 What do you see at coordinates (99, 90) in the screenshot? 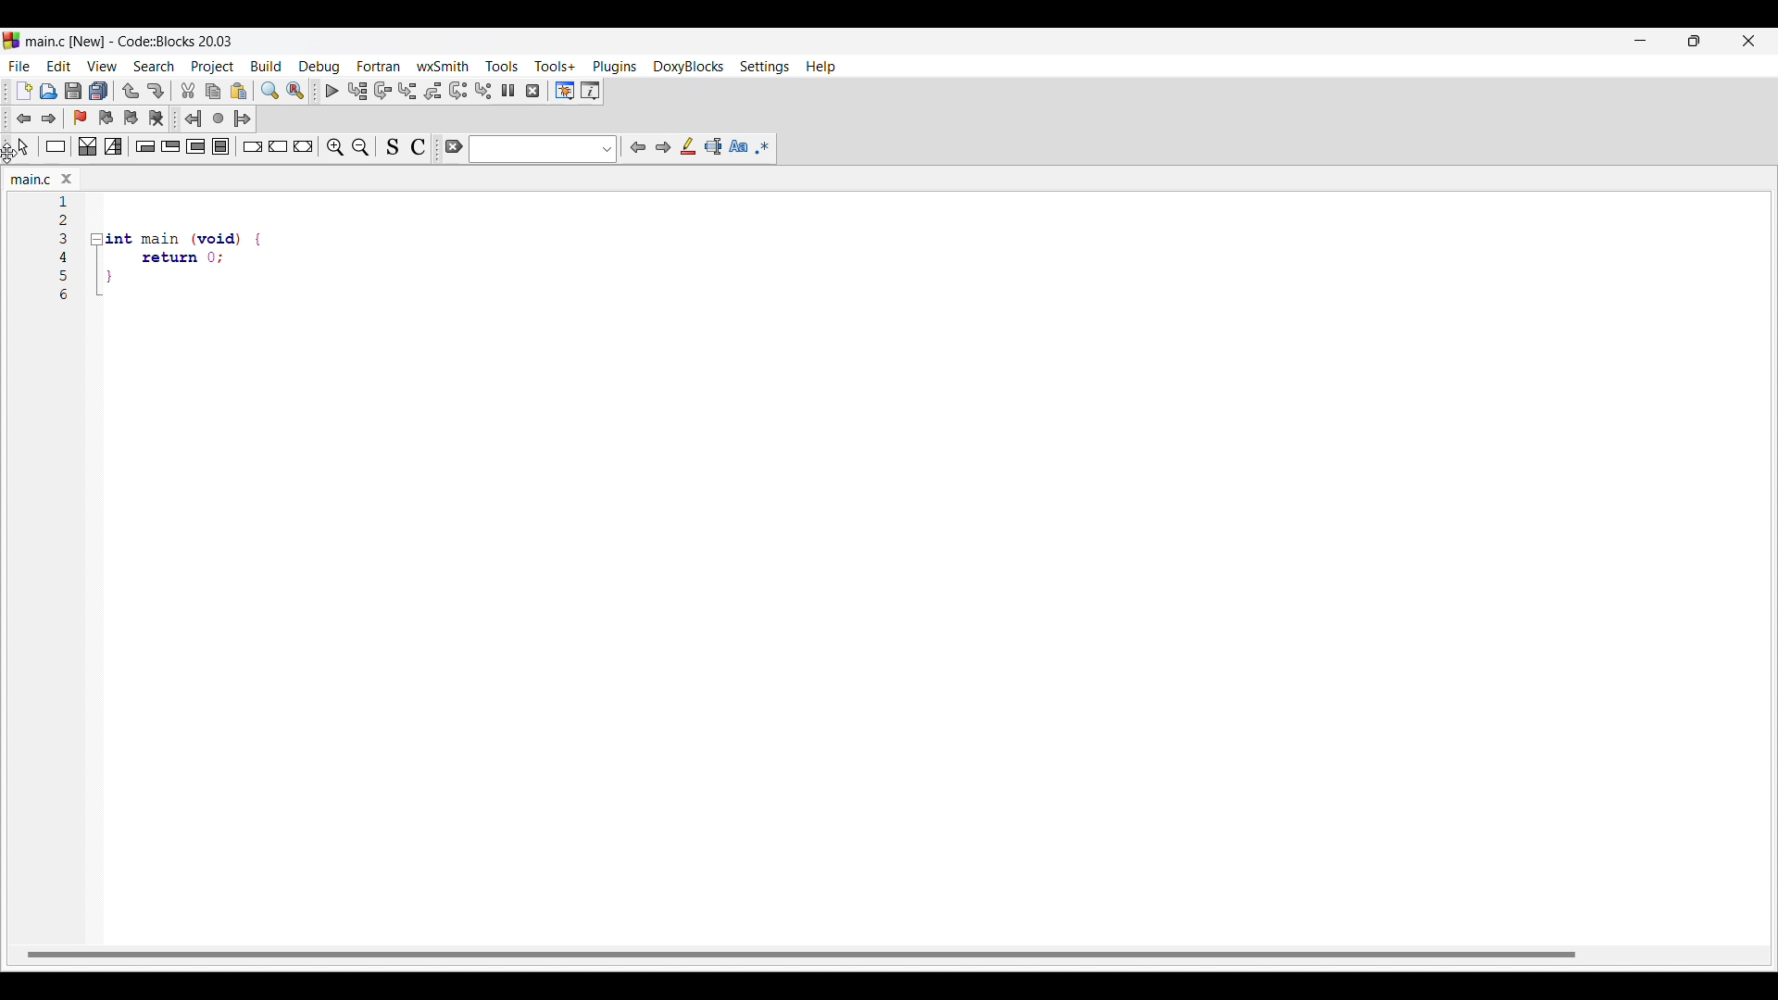
I see `Save everything` at bounding box center [99, 90].